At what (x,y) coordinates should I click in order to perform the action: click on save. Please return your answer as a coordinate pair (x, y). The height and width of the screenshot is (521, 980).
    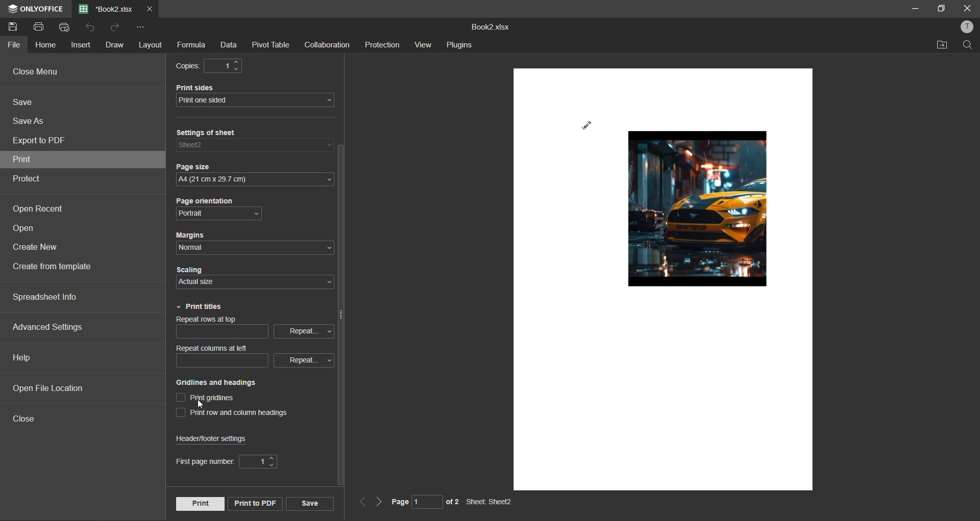
    Looking at the image, I should click on (26, 101).